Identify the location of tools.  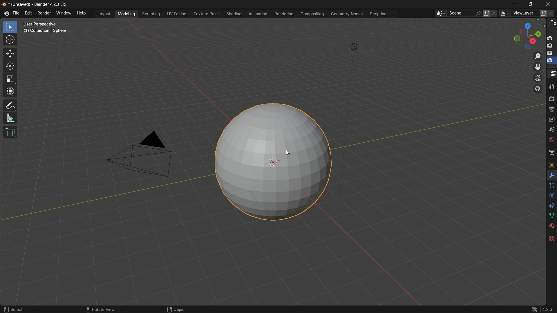
(552, 88).